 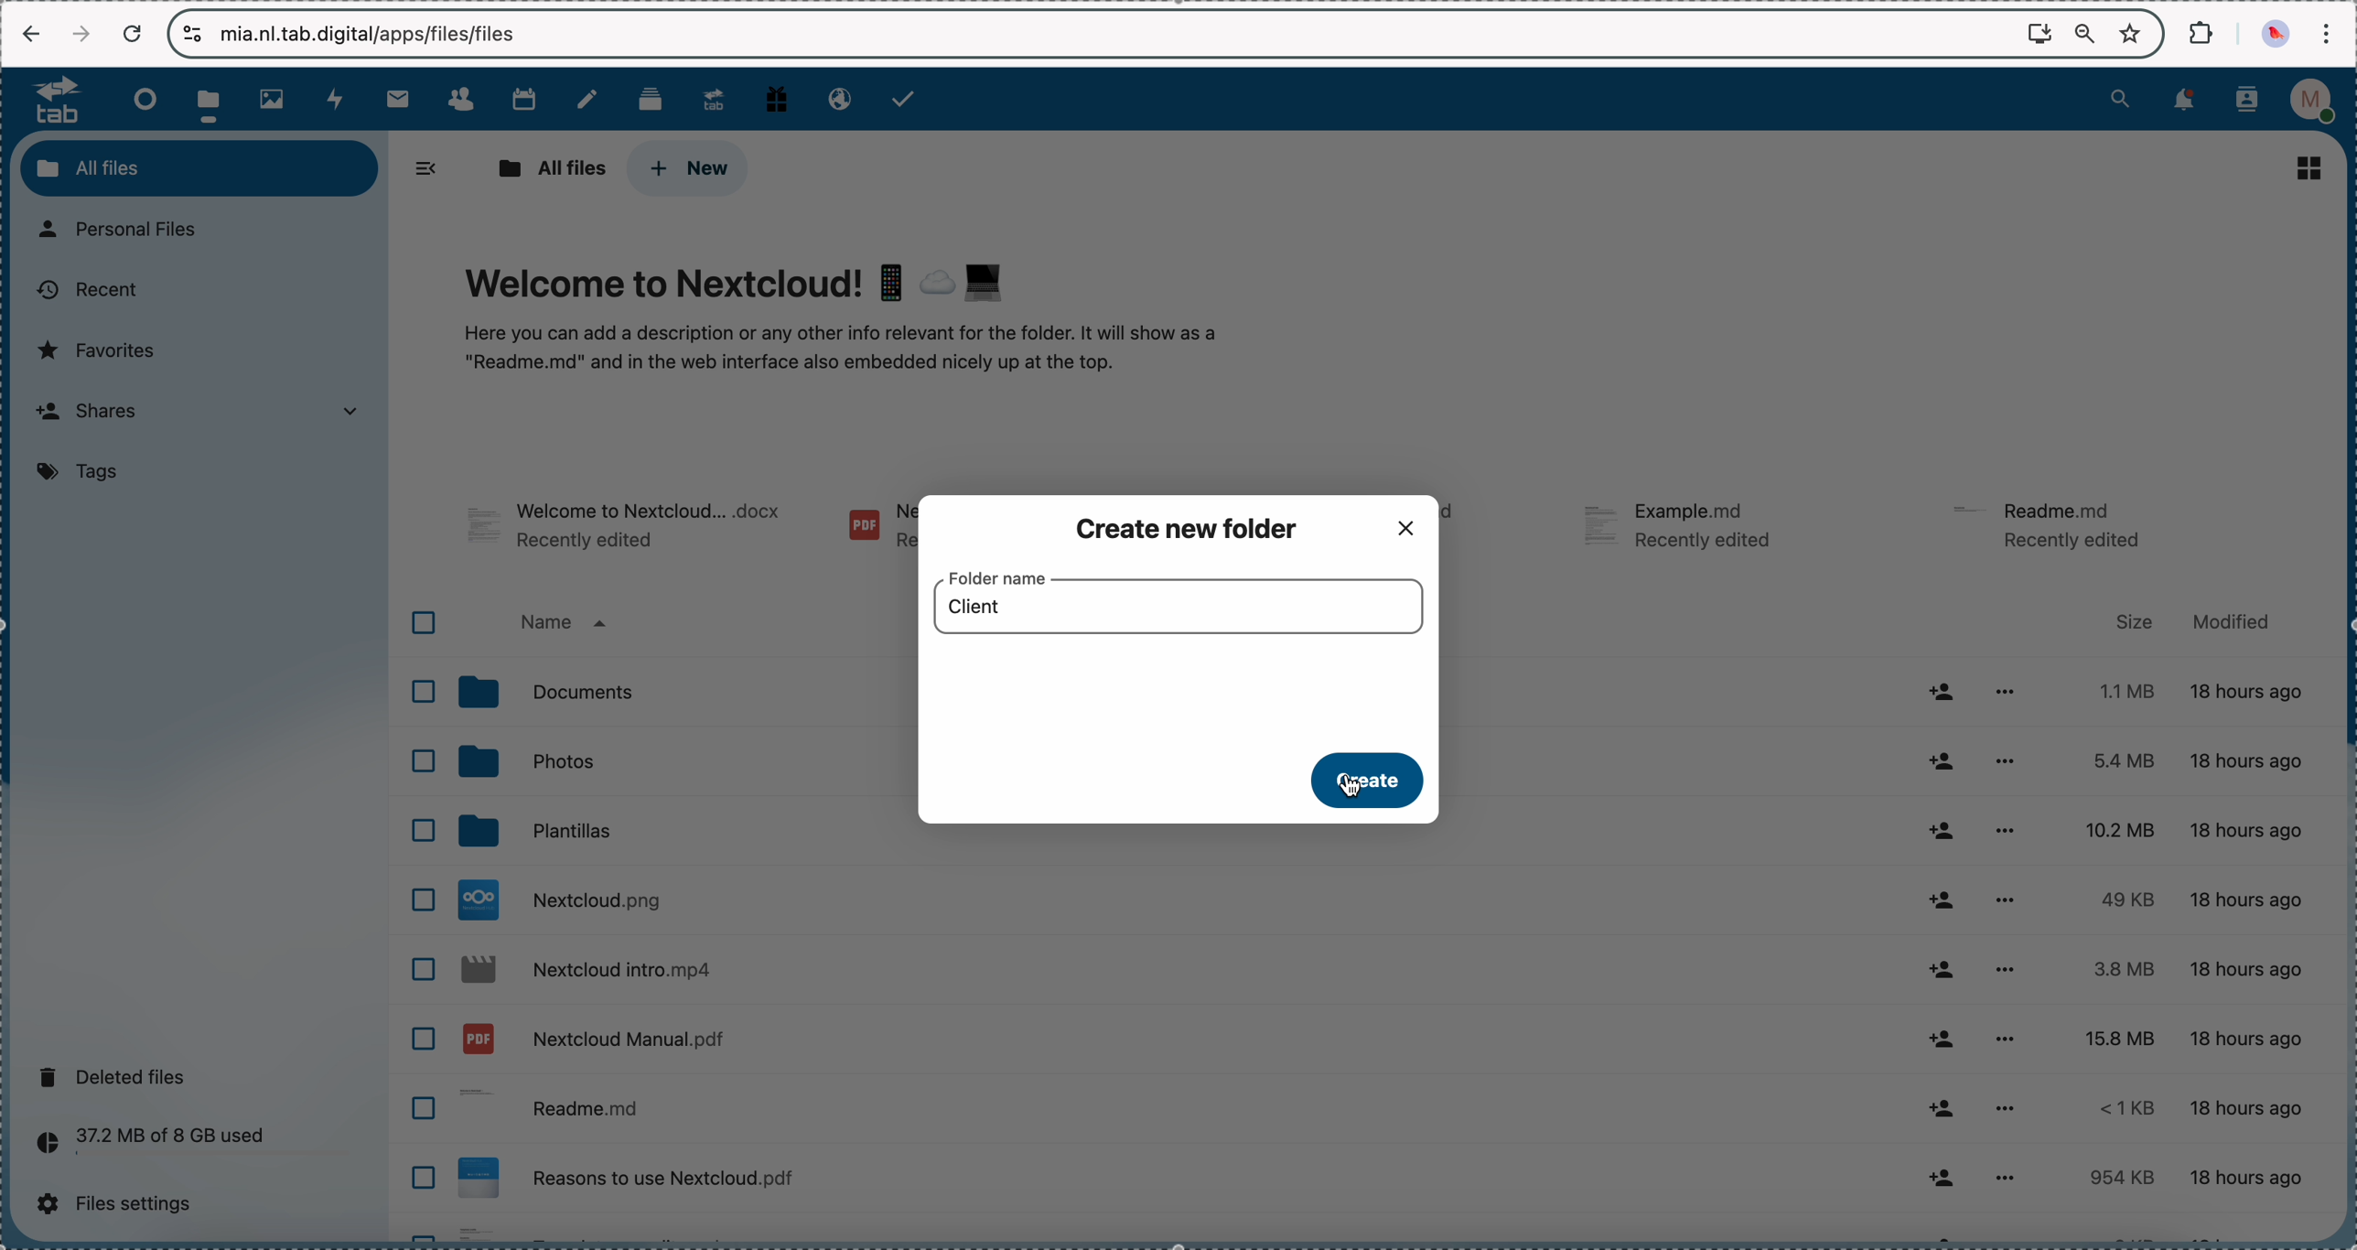 I want to click on file, so click(x=1175, y=968).